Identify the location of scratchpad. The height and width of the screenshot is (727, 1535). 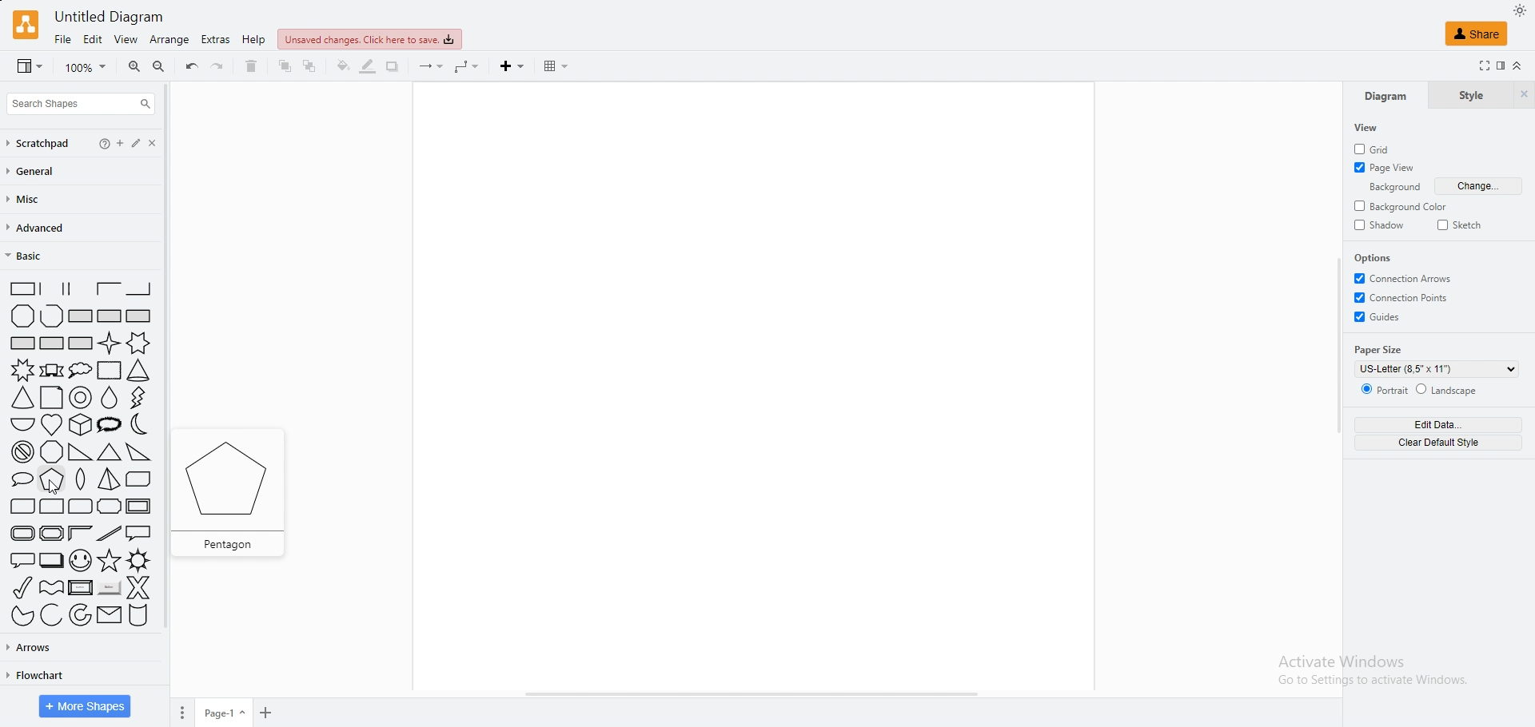
(40, 144).